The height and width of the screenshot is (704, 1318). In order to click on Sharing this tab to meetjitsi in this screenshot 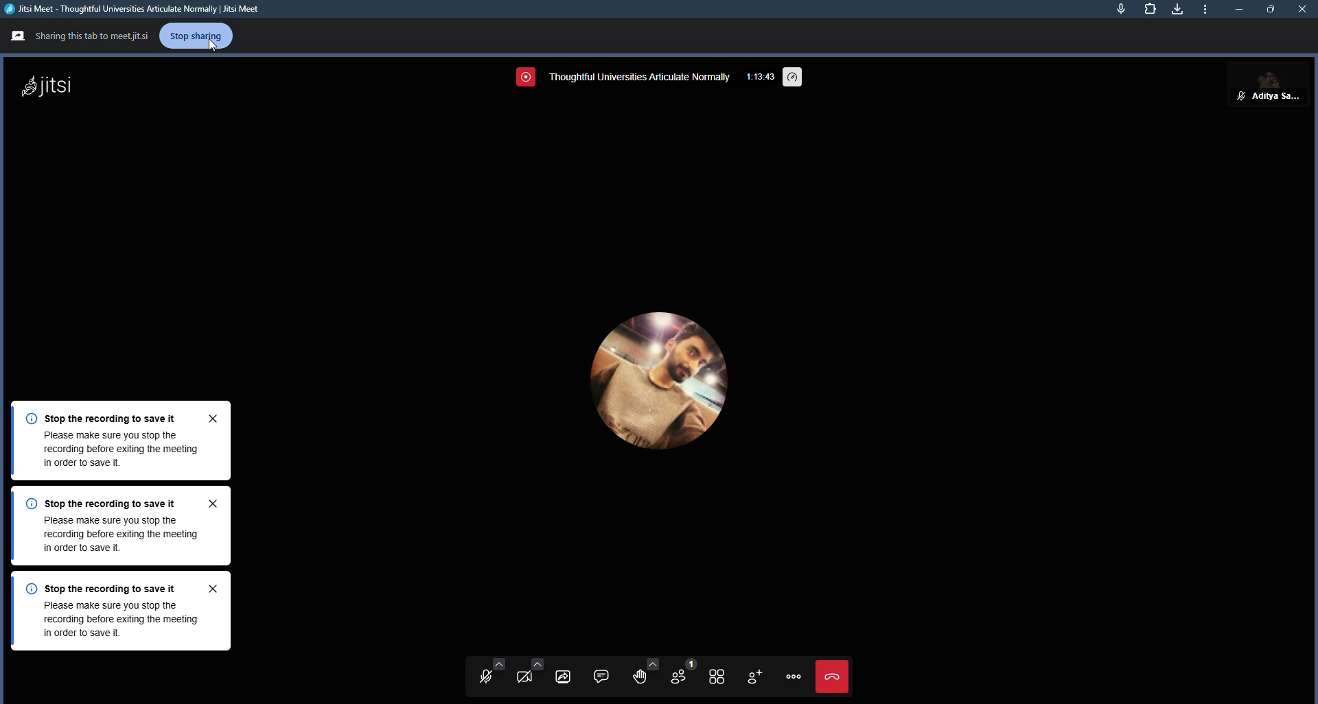, I will do `click(93, 36)`.